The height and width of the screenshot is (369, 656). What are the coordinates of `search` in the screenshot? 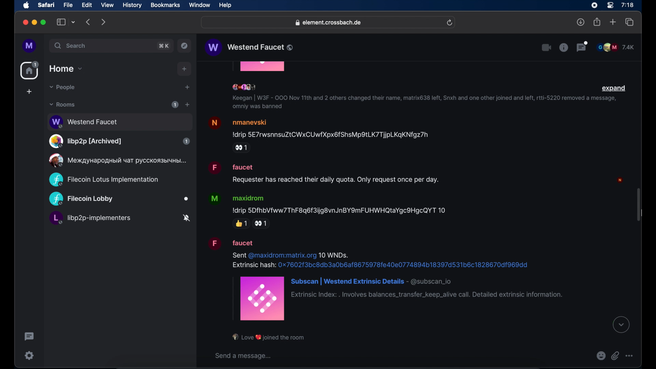 It's located at (71, 45).